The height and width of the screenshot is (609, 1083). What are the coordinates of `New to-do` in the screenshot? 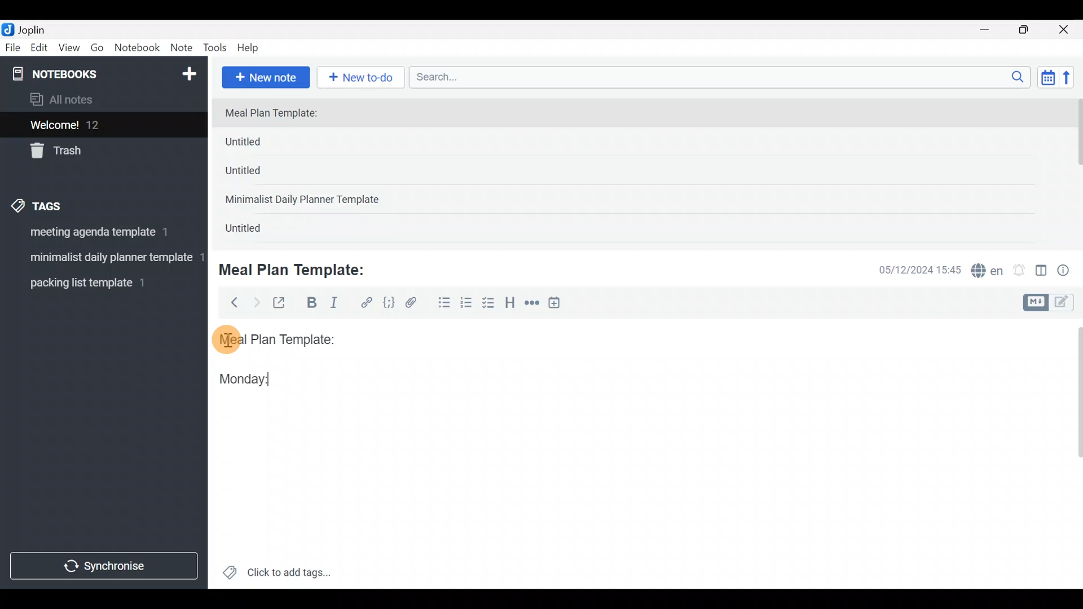 It's located at (363, 78).